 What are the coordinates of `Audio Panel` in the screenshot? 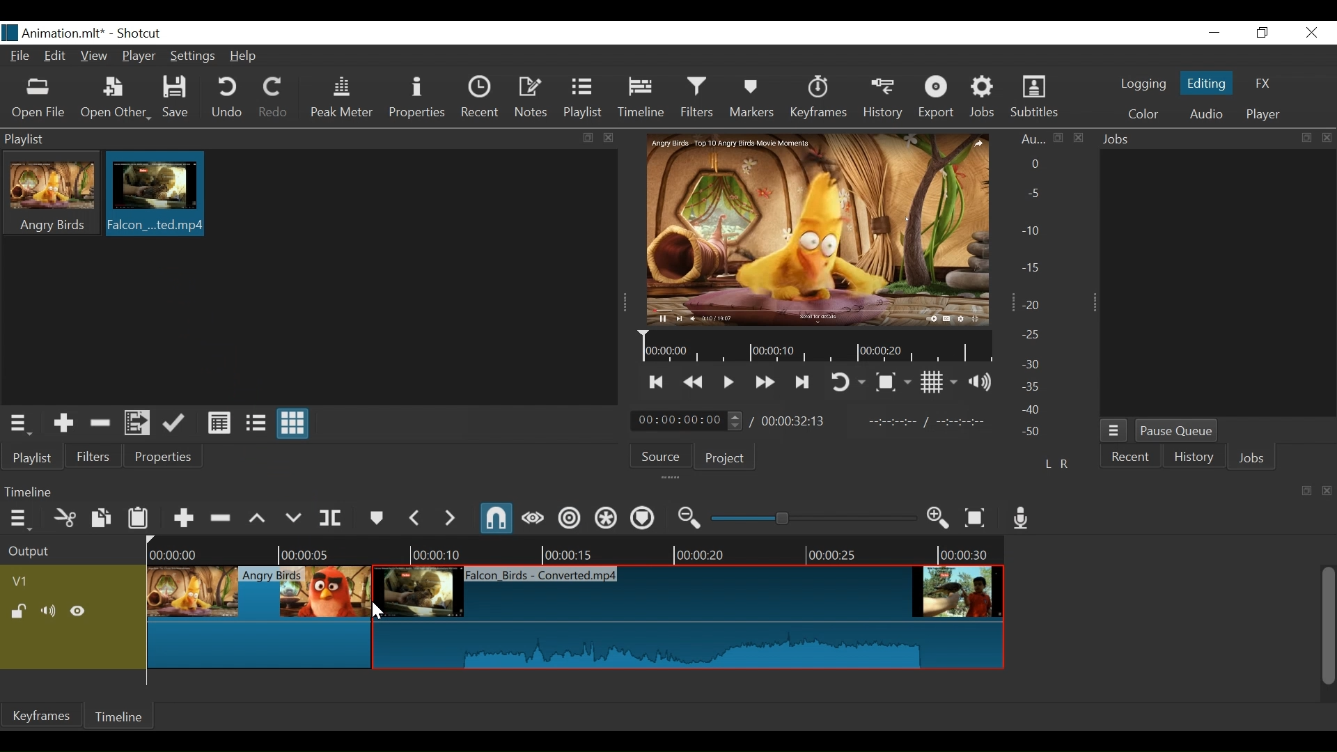 It's located at (1037, 288).